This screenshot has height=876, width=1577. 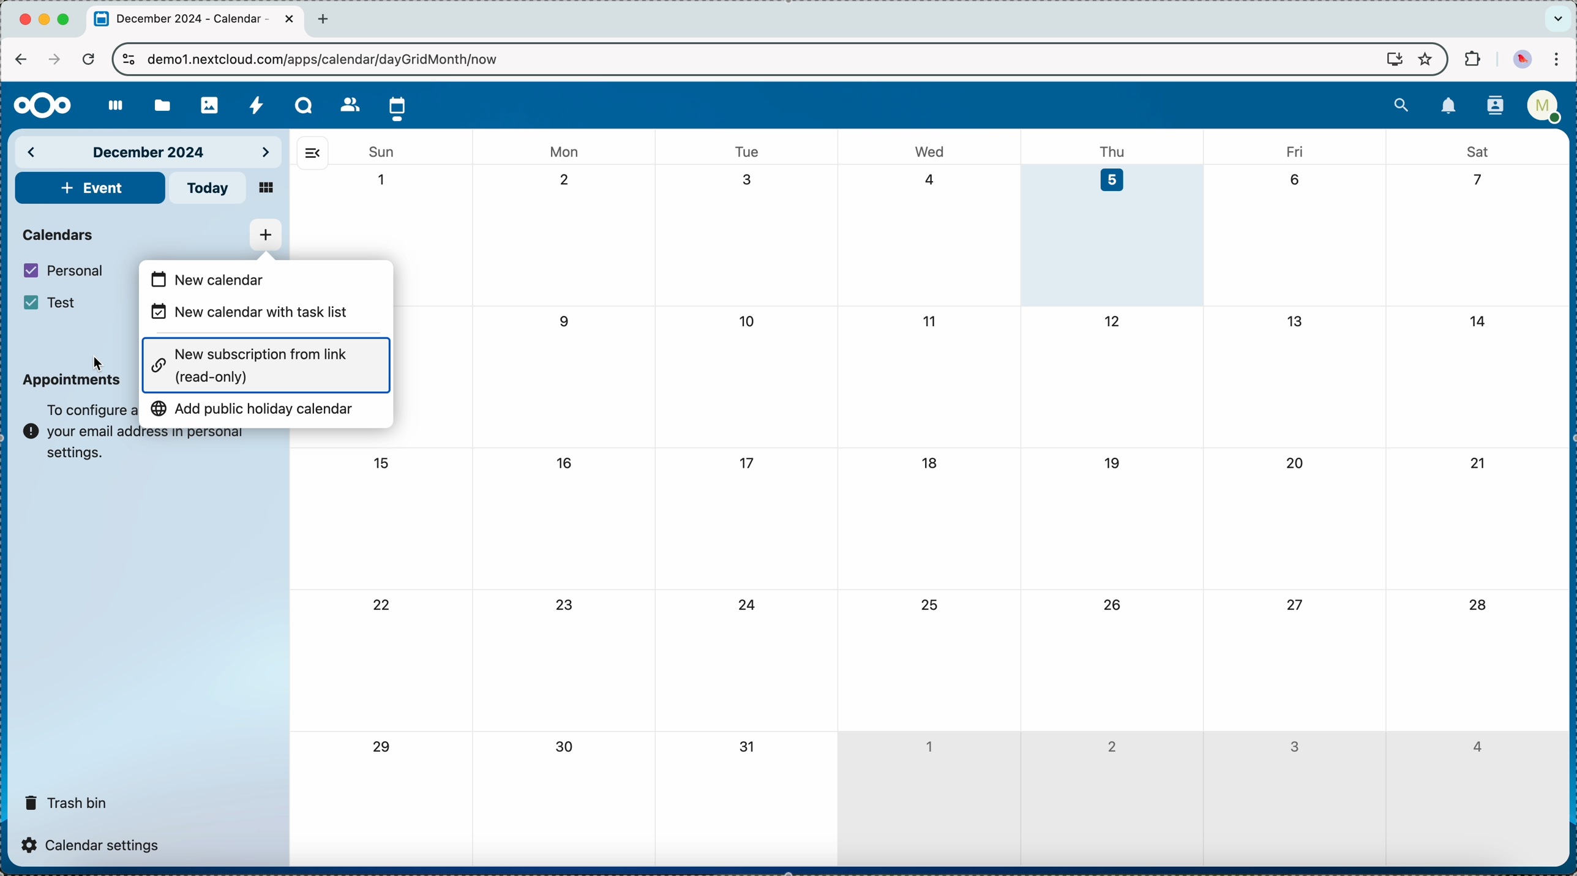 What do you see at coordinates (196, 20) in the screenshot?
I see `tab` at bounding box center [196, 20].